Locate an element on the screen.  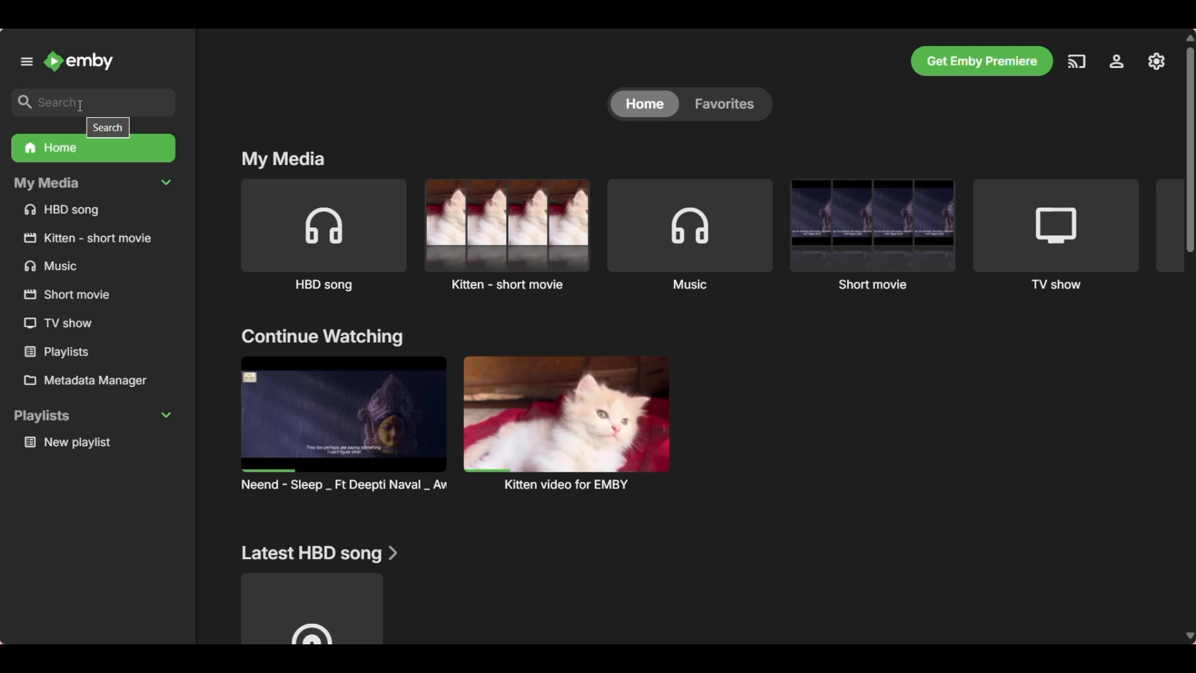
HBD song is located at coordinates (323, 234).